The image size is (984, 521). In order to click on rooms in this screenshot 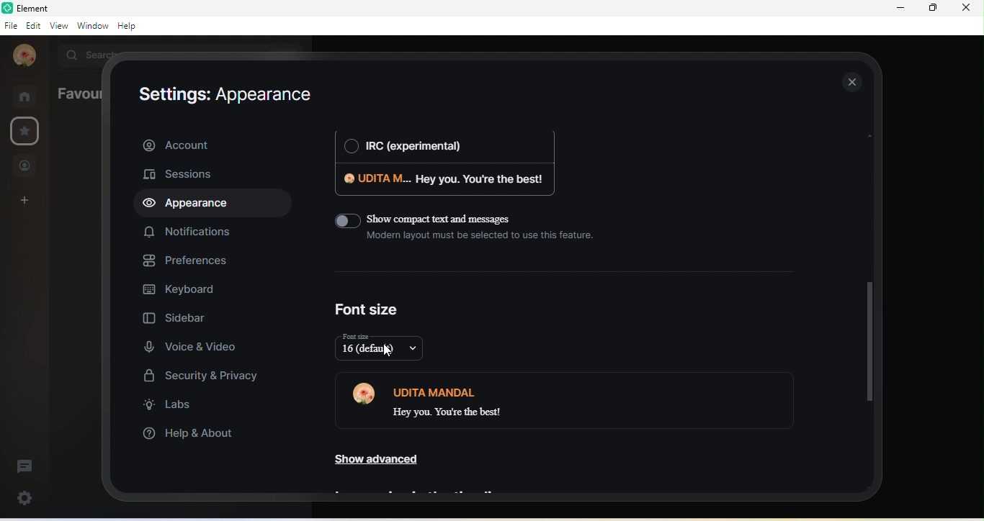, I will do `click(26, 95)`.